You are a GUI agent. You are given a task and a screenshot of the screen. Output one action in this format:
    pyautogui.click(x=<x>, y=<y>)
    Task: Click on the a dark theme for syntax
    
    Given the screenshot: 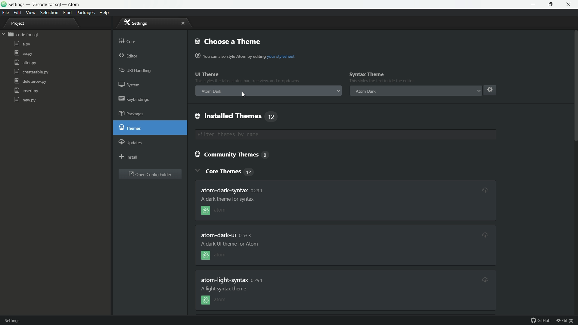 What is the action you would take?
    pyautogui.click(x=229, y=199)
    